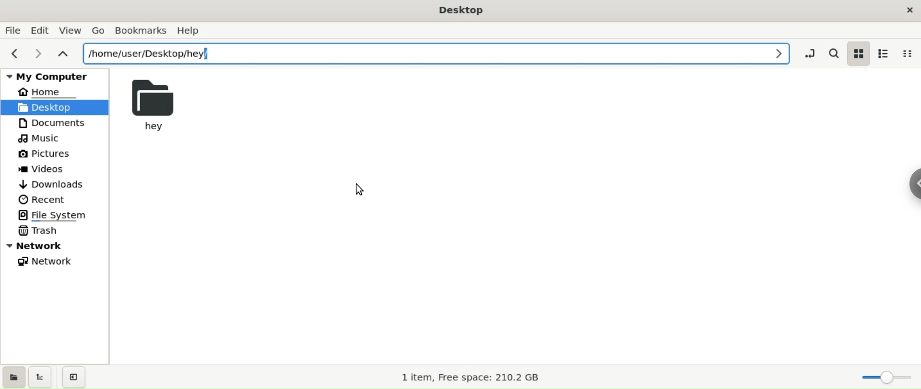 Image resolution: width=921 pixels, height=389 pixels. Describe the element at coordinates (911, 184) in the screenshot. I see `chrome options` at that location.